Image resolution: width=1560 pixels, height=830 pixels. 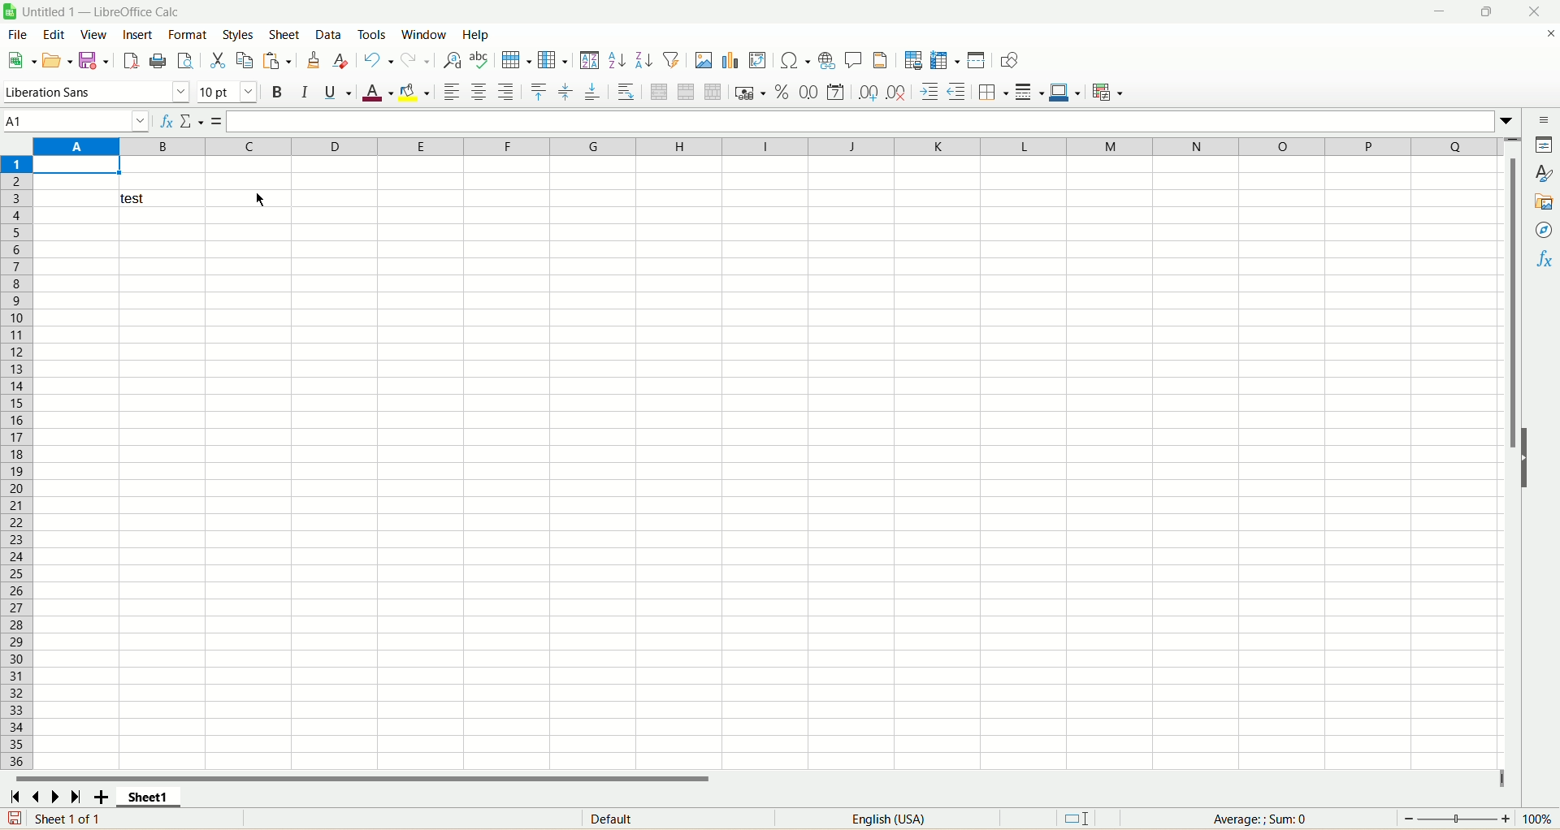 What do you see at coordinates (33, 796) in the screenshot?
I see `previous sheet` at bounding box center [33, 796].